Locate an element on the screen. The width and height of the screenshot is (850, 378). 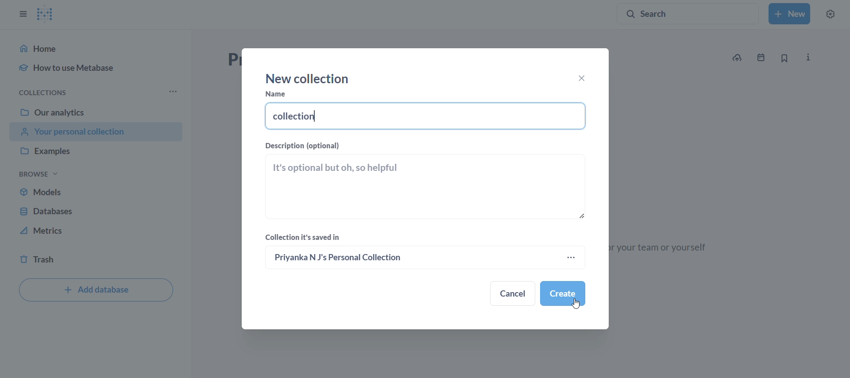
database is located at coordinates (96, 211).